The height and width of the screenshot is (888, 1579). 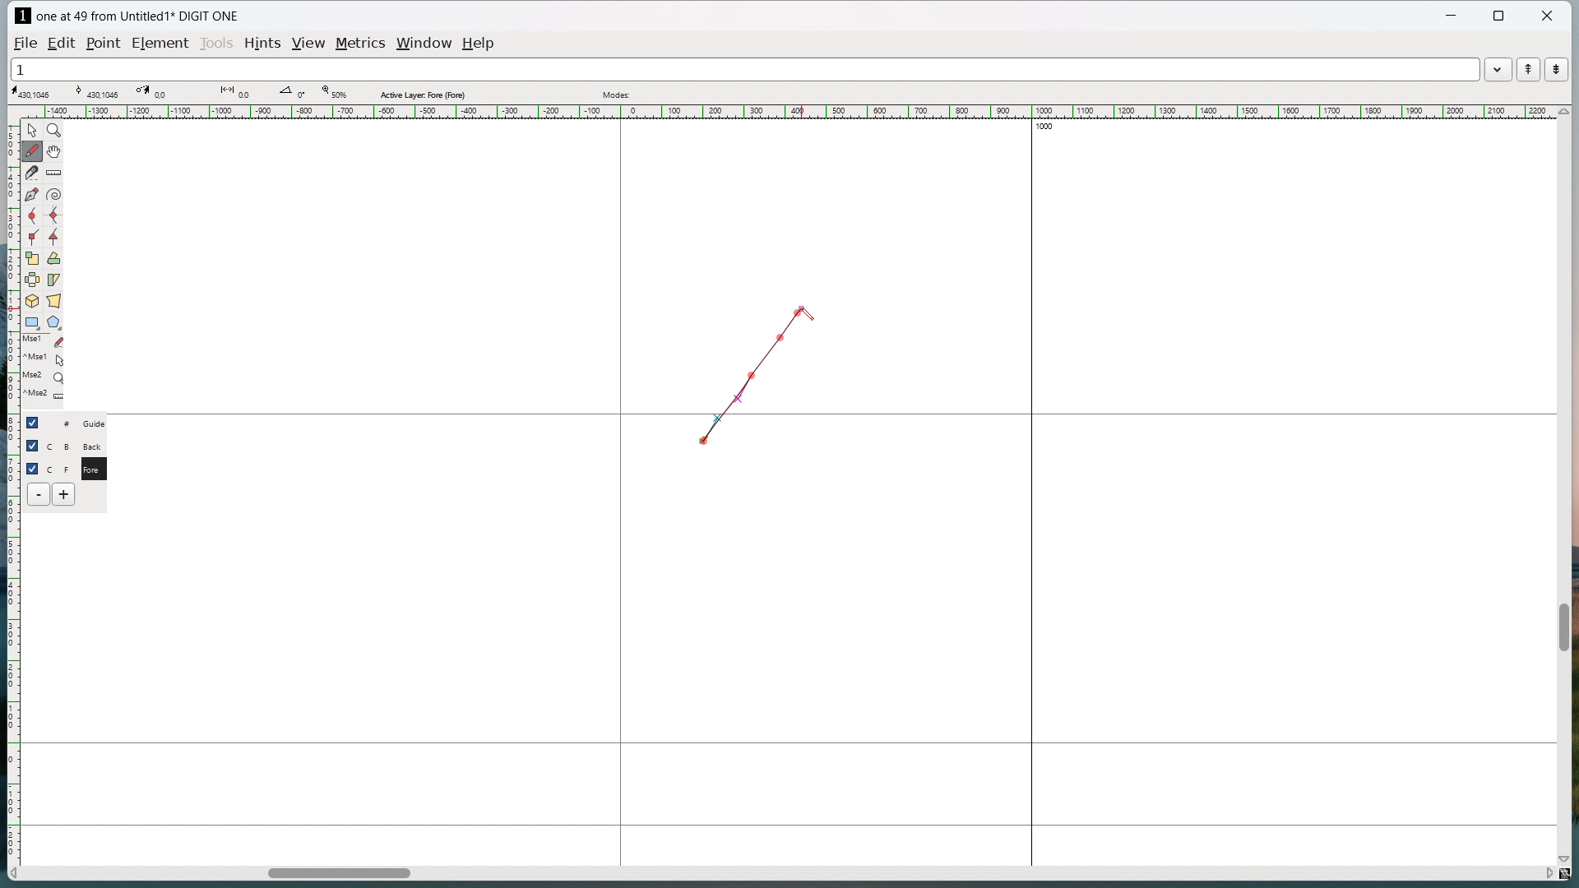 What do you see at coordinates (1563, 112) in the screenshot?
I see `scroll up` at bounding box center [1563, 112].